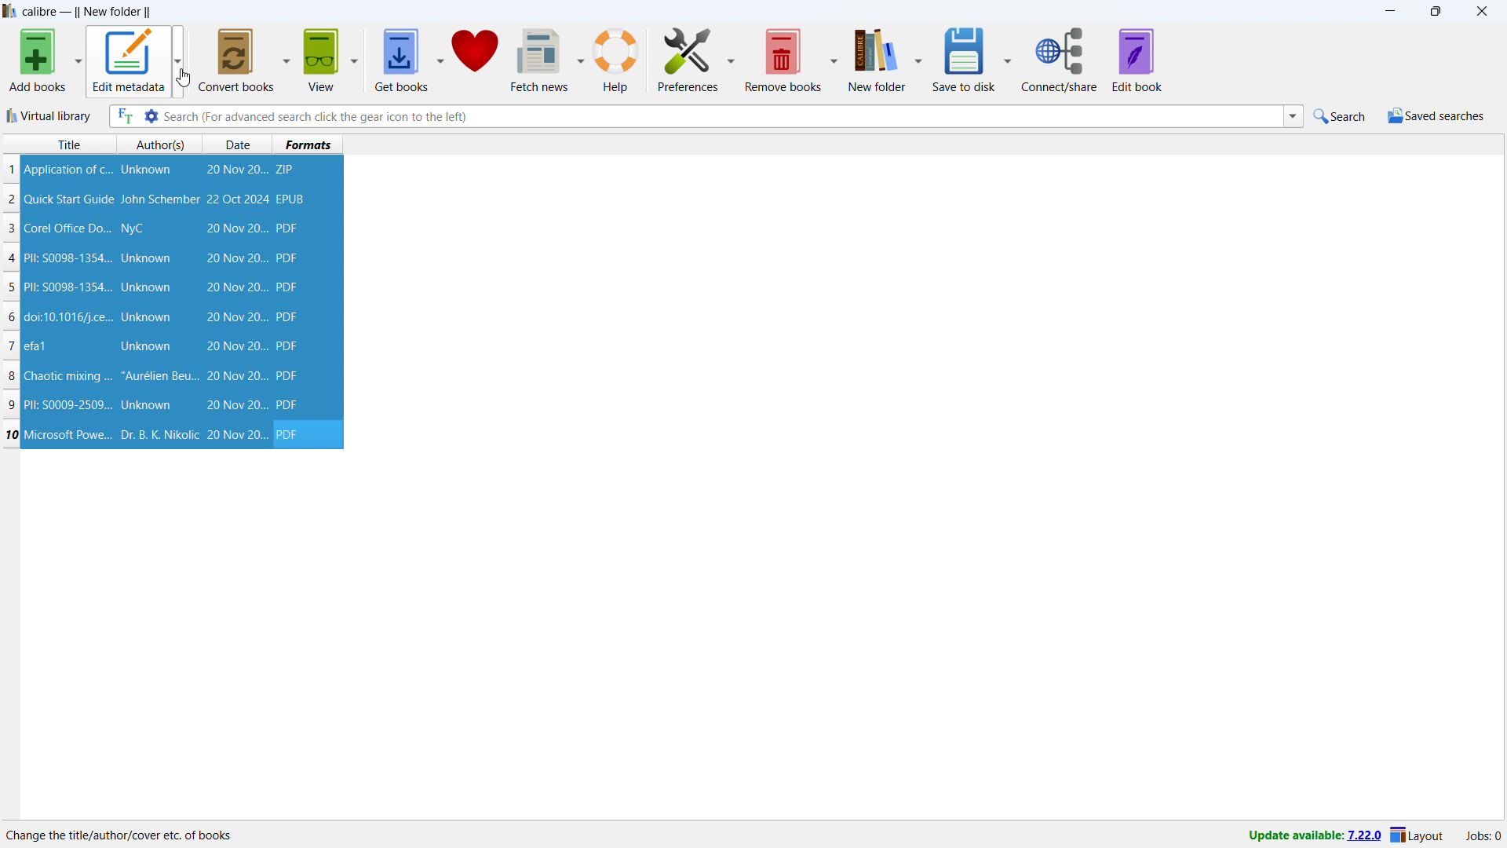 The image size is (1507, 848). I want to click on 5, so click(10, 289).